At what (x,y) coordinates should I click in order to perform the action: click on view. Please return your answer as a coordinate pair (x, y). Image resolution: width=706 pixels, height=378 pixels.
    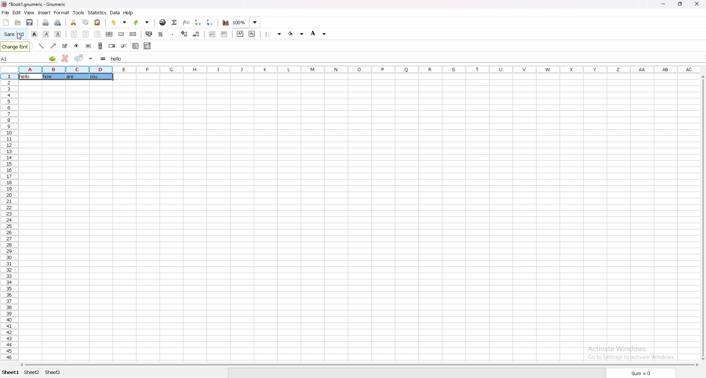
    Looking at the image, I should click on (29, 13).